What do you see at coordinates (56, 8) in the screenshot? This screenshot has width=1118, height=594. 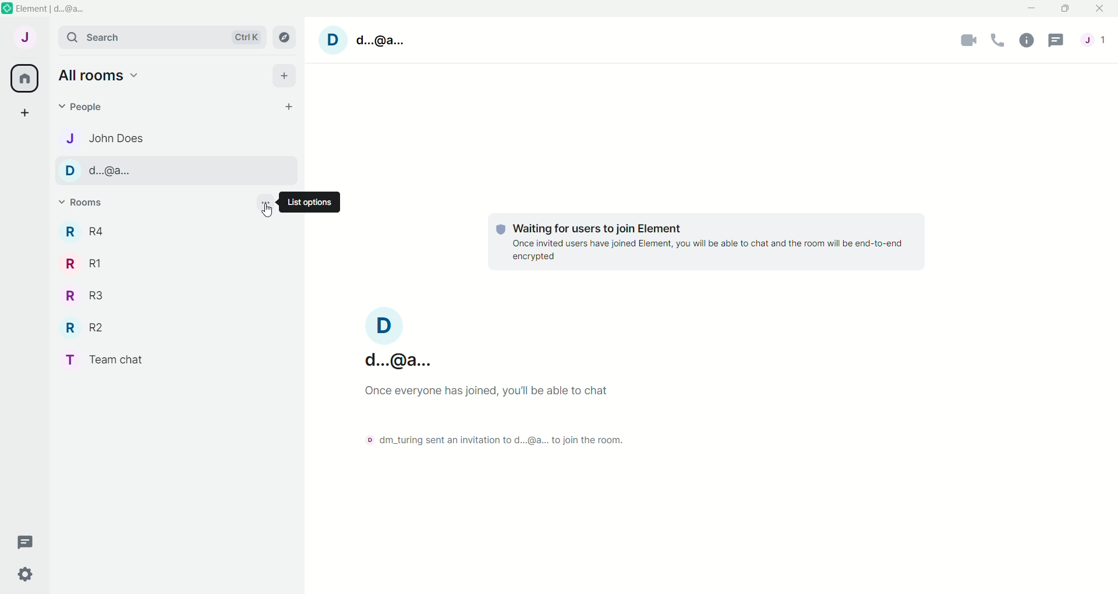 I see `element | d...@a...` at bounding box center [56, 8].